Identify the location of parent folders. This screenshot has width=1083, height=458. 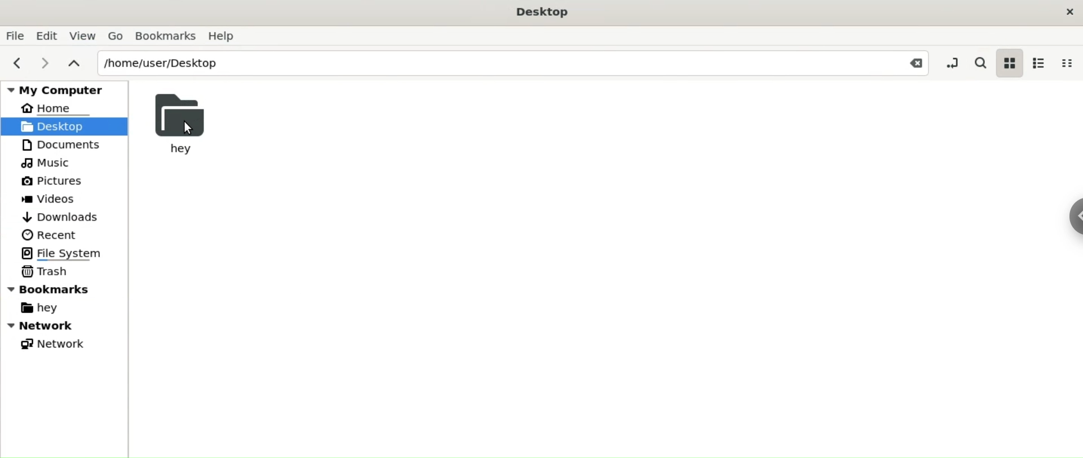
(73, 62).